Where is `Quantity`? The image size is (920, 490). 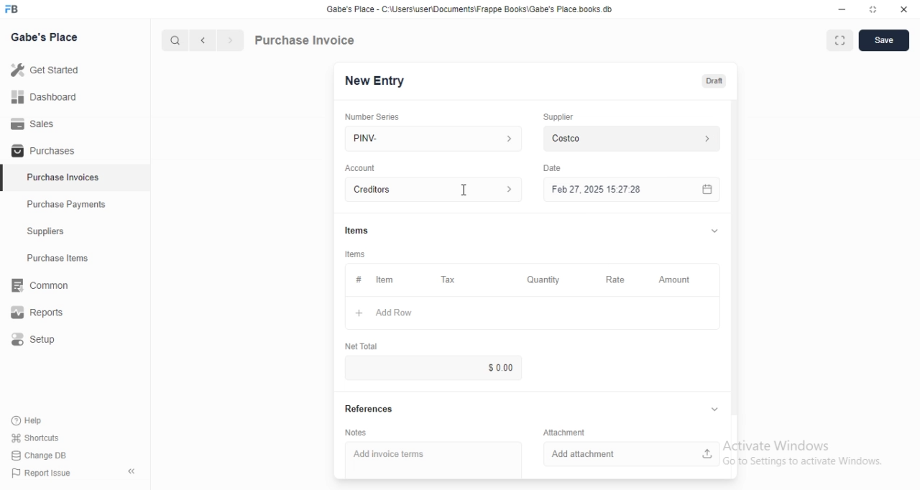 Quantity is located at coordinates (544, 279).